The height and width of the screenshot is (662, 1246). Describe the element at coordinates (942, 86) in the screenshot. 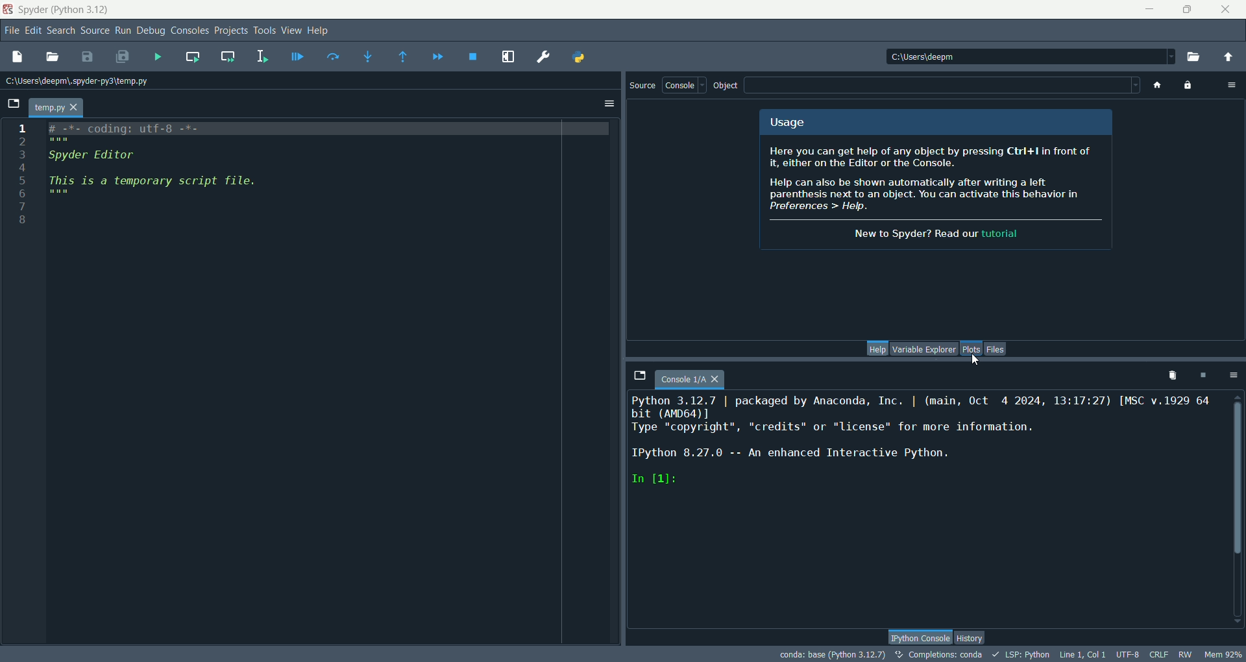

I see `text box` at that location.